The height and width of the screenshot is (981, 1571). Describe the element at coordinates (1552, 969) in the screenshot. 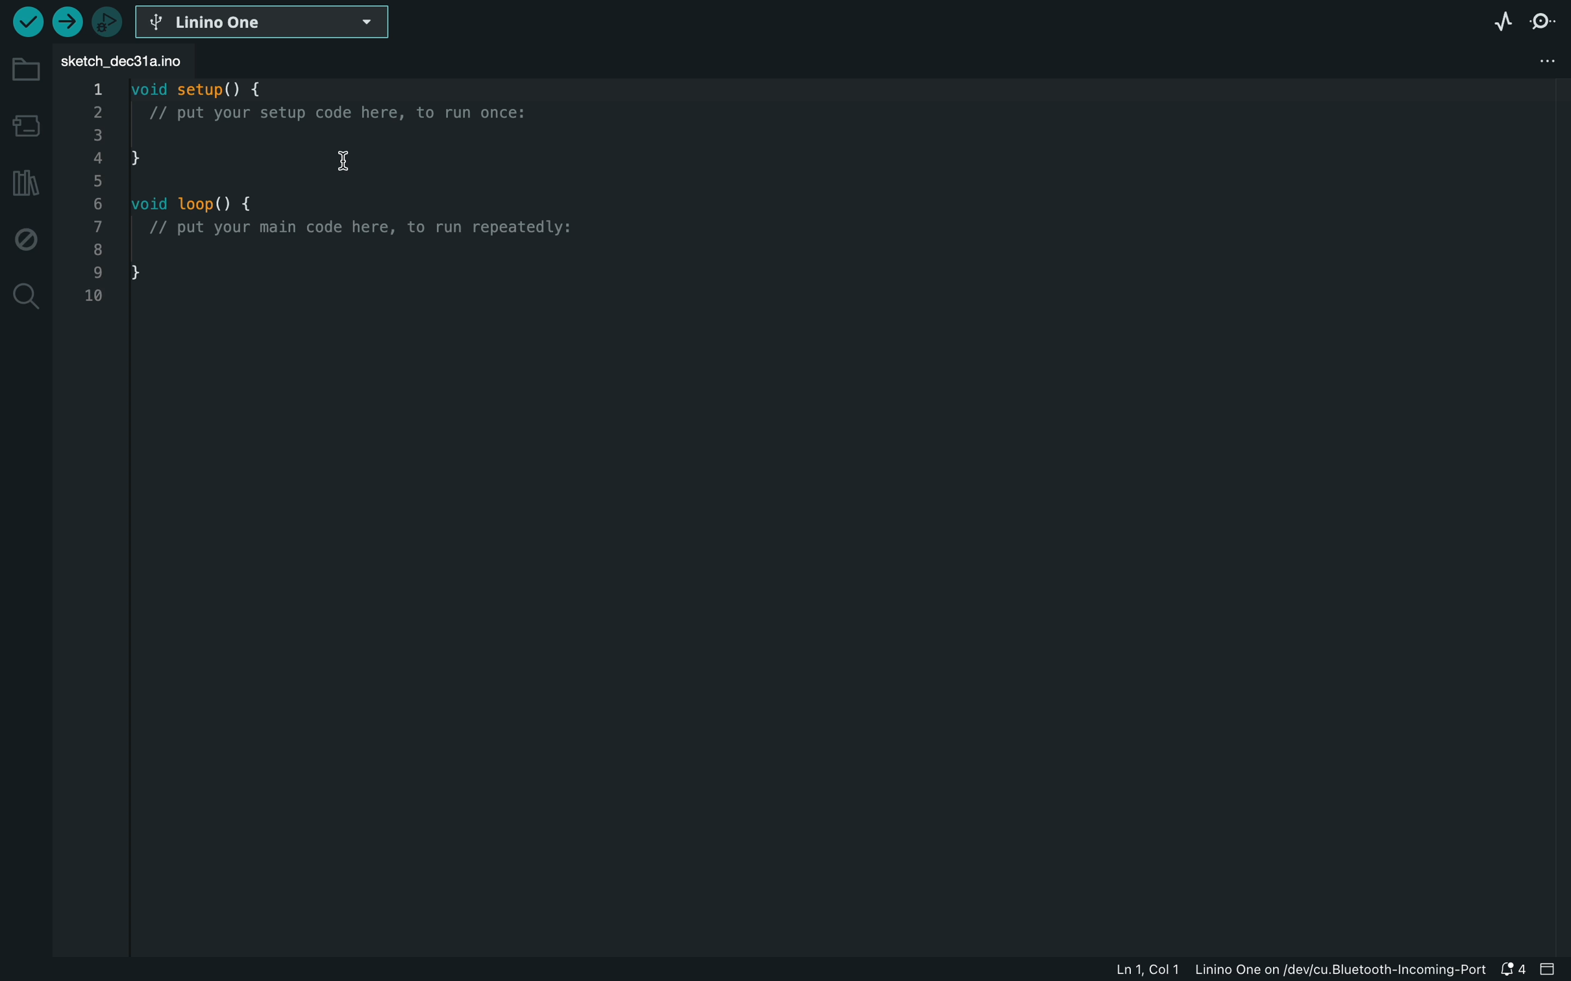

I see `close bar` at that location.